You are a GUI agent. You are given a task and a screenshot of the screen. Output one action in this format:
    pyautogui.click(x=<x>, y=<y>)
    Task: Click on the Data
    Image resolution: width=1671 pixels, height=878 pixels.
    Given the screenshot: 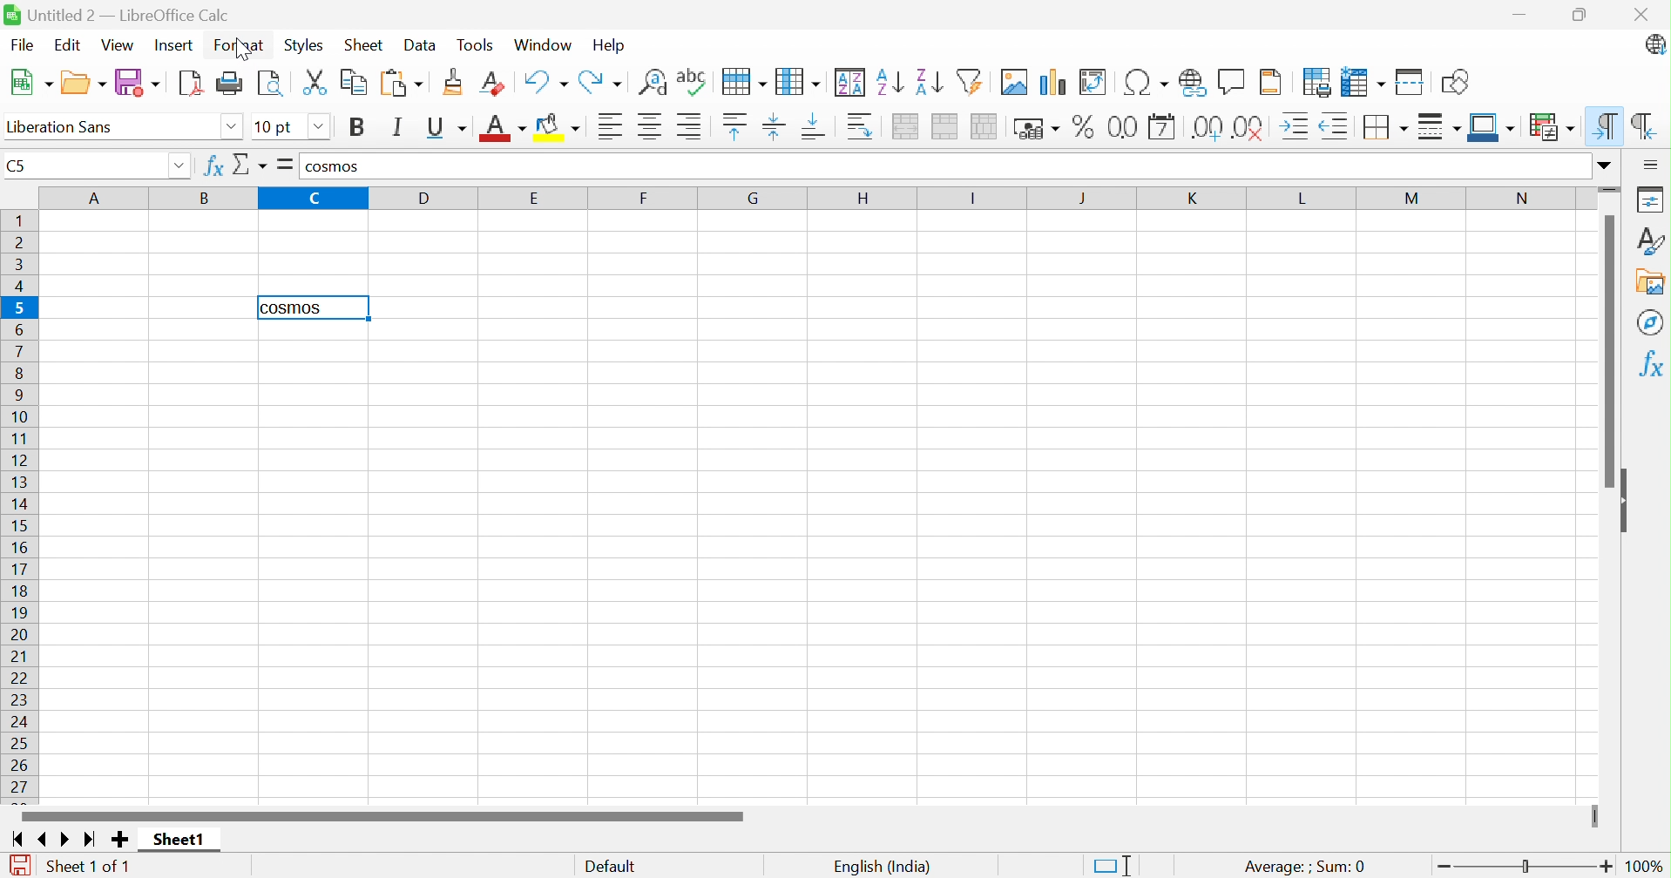 What is the action you would take?
    pyautogui.click(x=419, y=45)
    